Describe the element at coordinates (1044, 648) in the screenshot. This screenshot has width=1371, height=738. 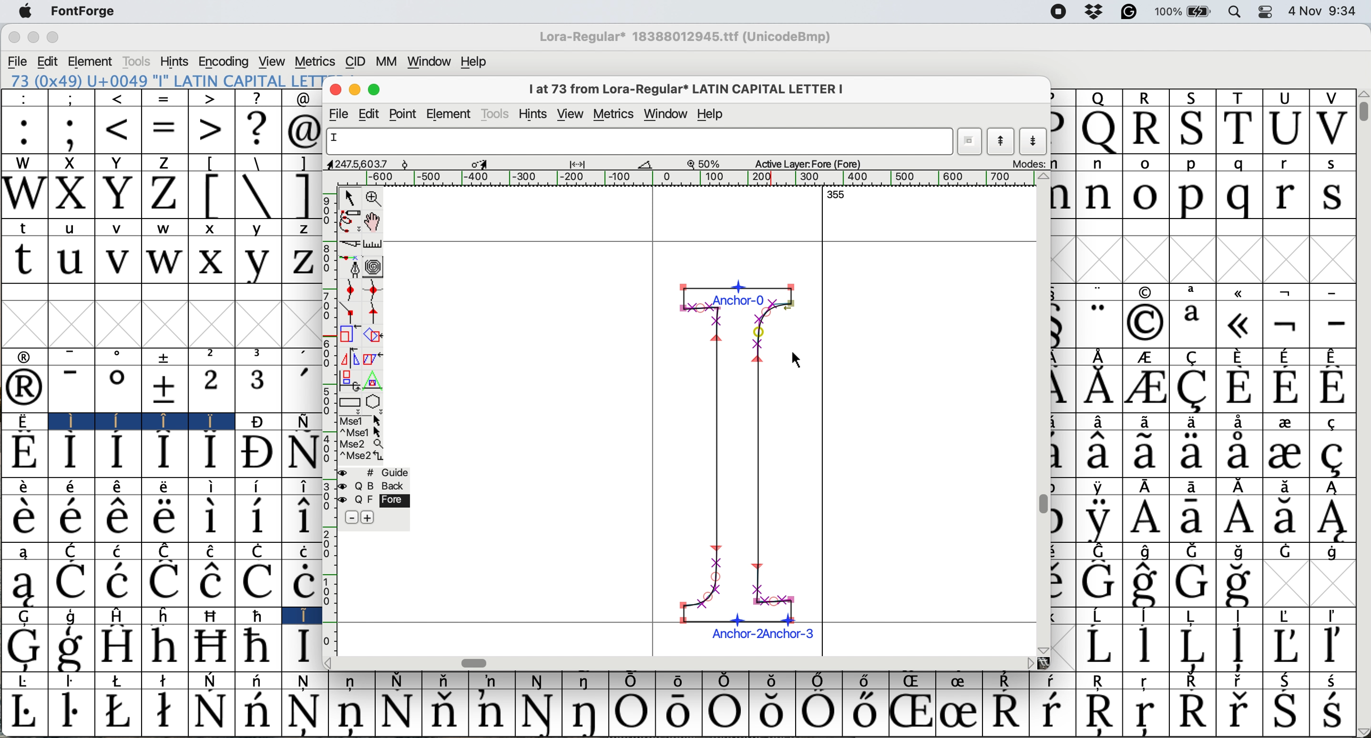
I see `` at that location.